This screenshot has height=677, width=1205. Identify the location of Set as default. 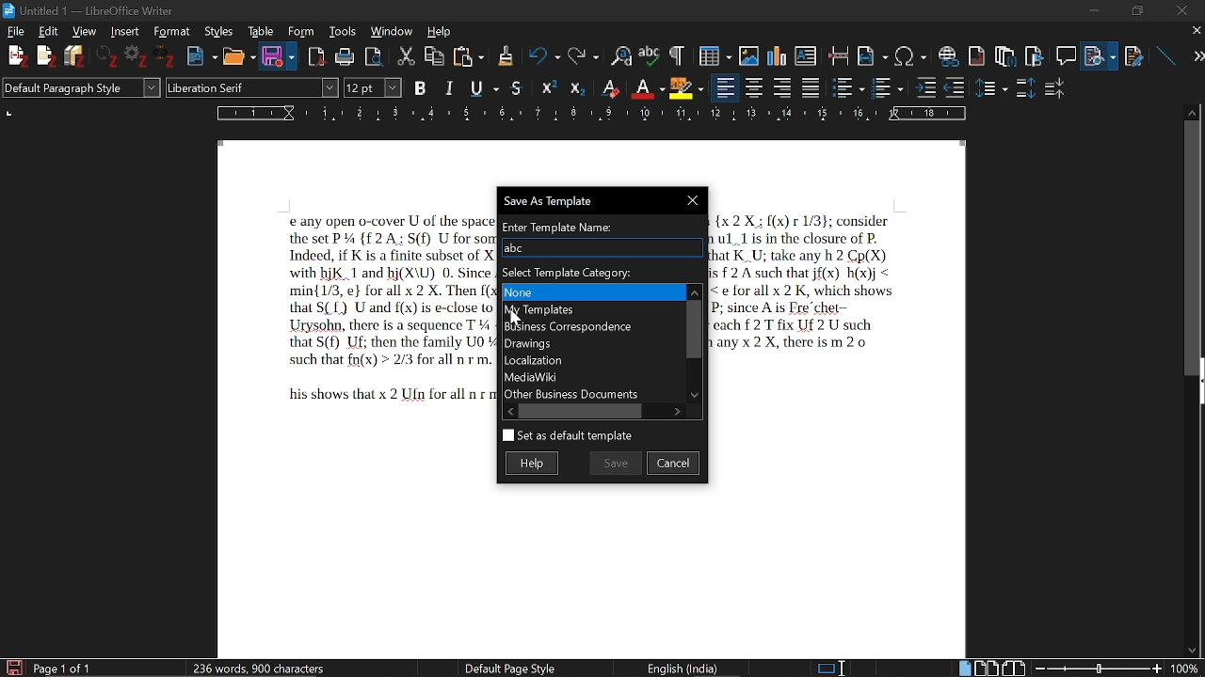
(567, 436).